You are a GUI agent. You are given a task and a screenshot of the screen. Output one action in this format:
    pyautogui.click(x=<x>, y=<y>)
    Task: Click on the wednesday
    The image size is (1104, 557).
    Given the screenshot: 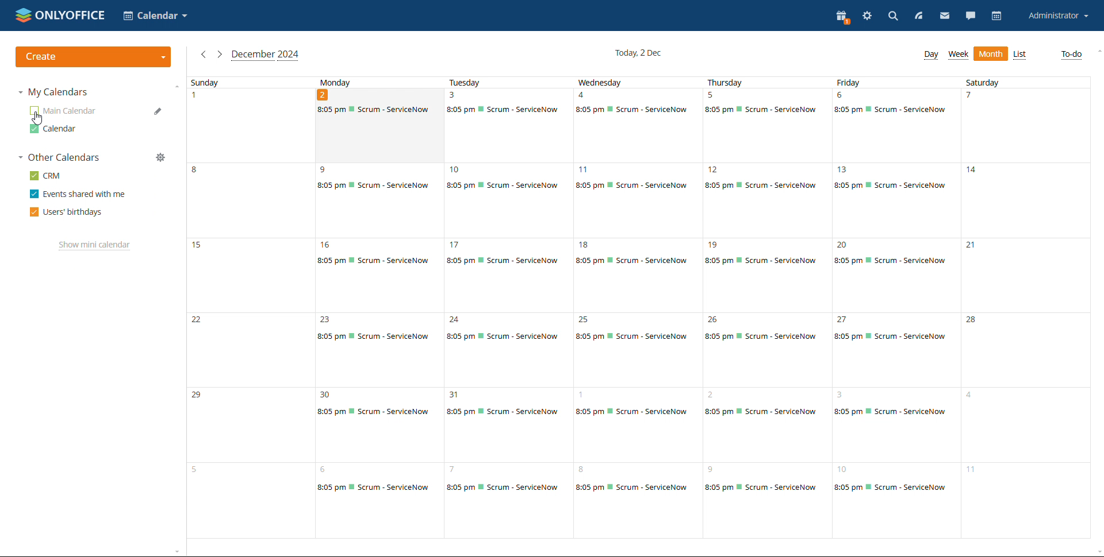 What is the action you would take?
    pyautogui.click(x=638, y=307)
    